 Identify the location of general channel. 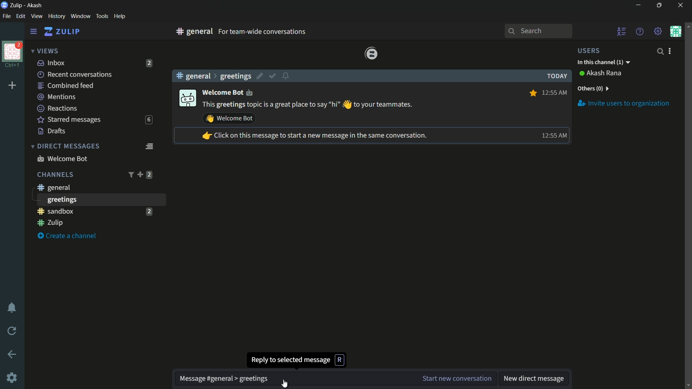
(53, 187).